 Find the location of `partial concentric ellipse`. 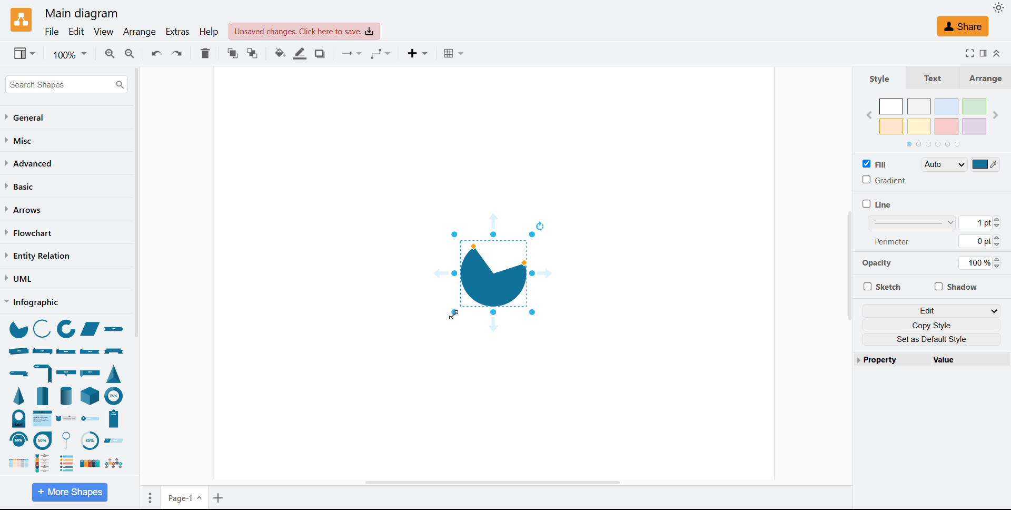

partial concentric ellipse is located at coordinates (67, 330).